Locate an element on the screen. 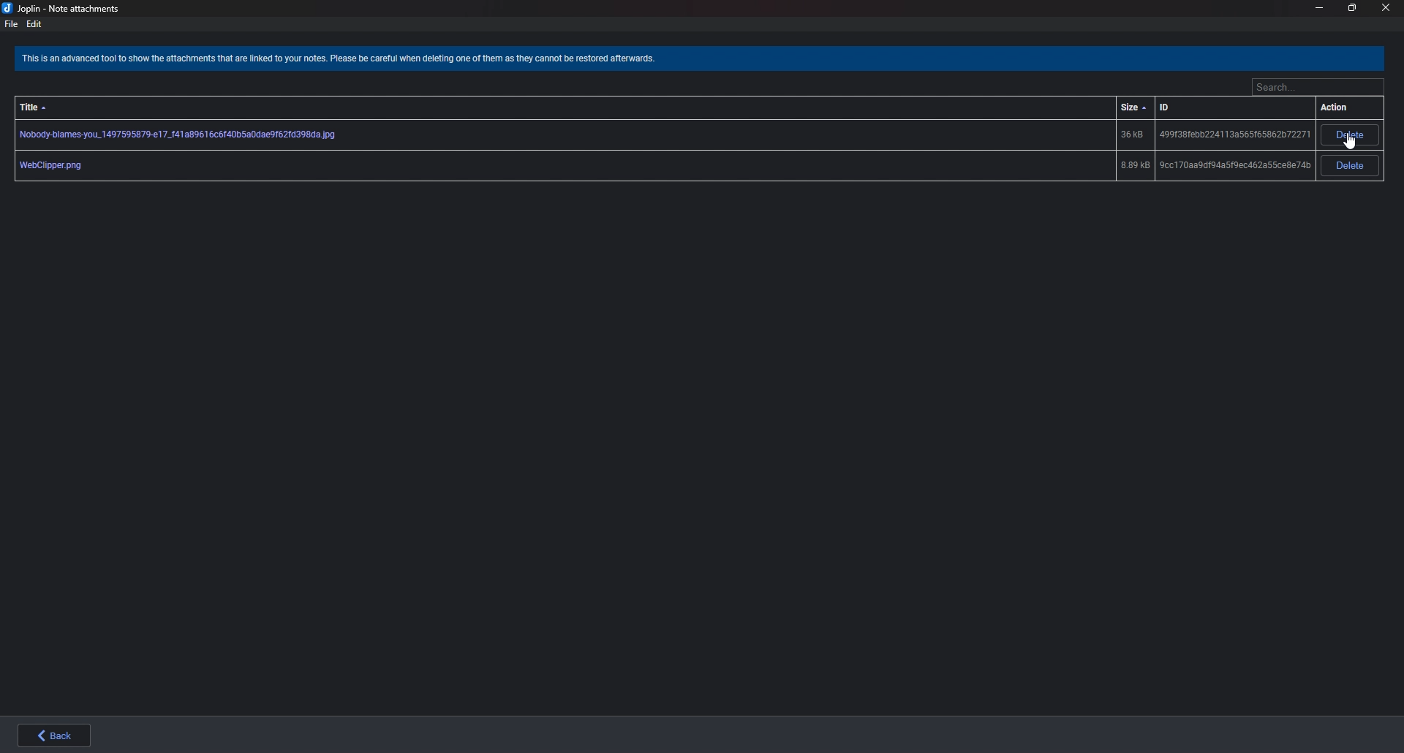  Attachment is located at coordinates (660, 166).